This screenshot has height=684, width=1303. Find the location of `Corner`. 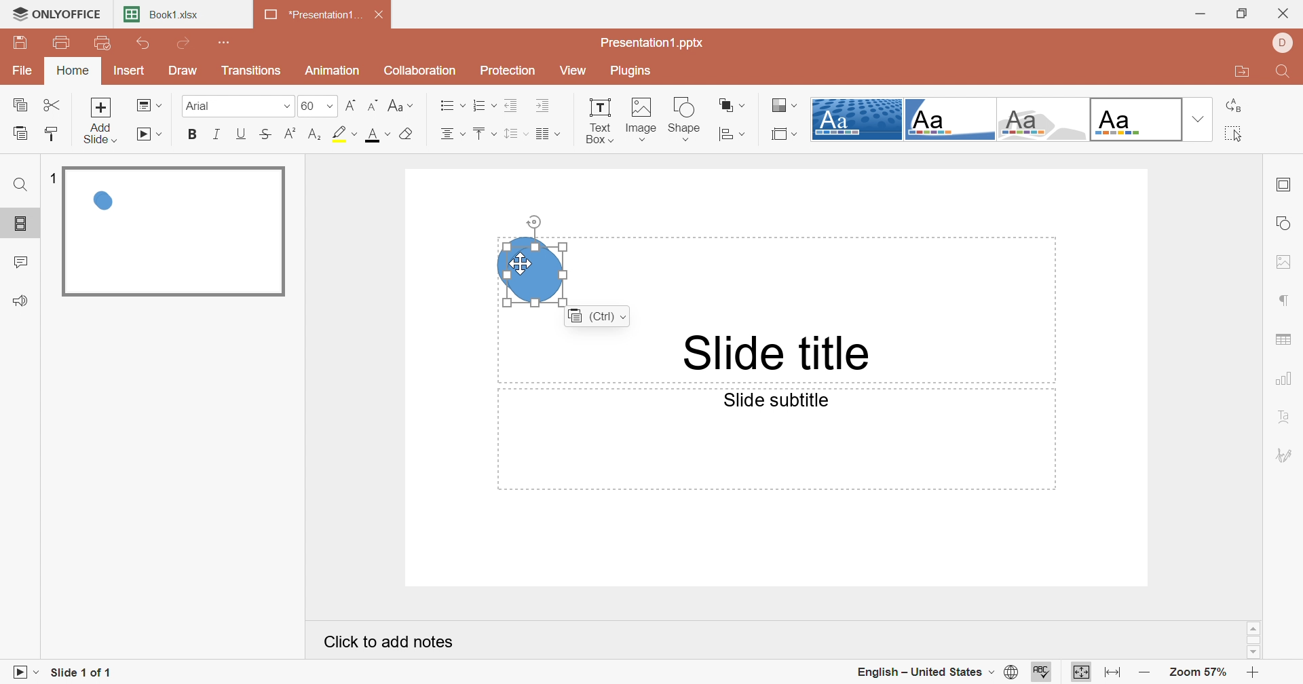

Corner is located at coordinates (949, 122).